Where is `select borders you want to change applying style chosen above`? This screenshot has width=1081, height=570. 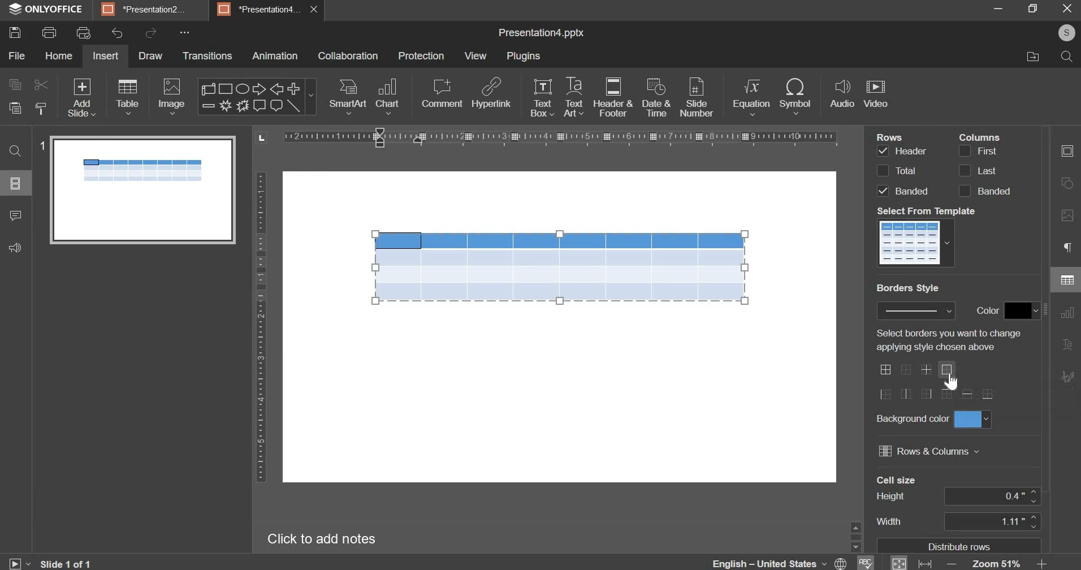 select borders you want to change applying style chosen above is located at coordinates (949, 340).